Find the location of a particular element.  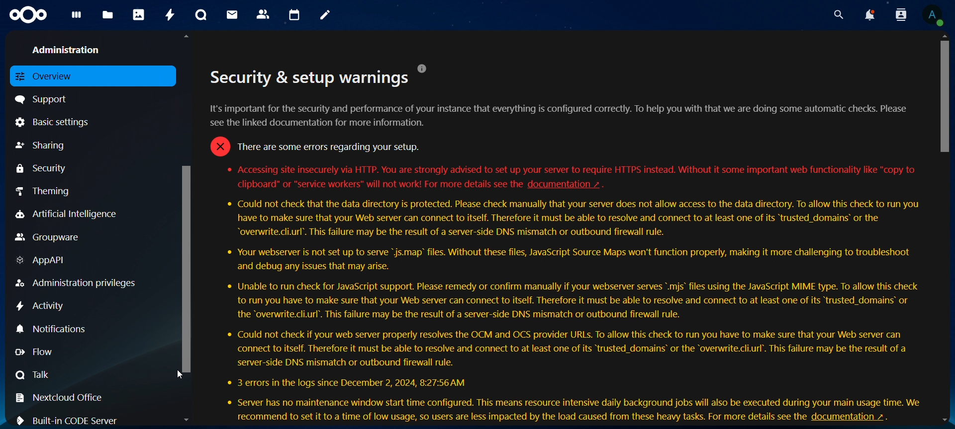

search contacts is located at coordinates (903, 15).